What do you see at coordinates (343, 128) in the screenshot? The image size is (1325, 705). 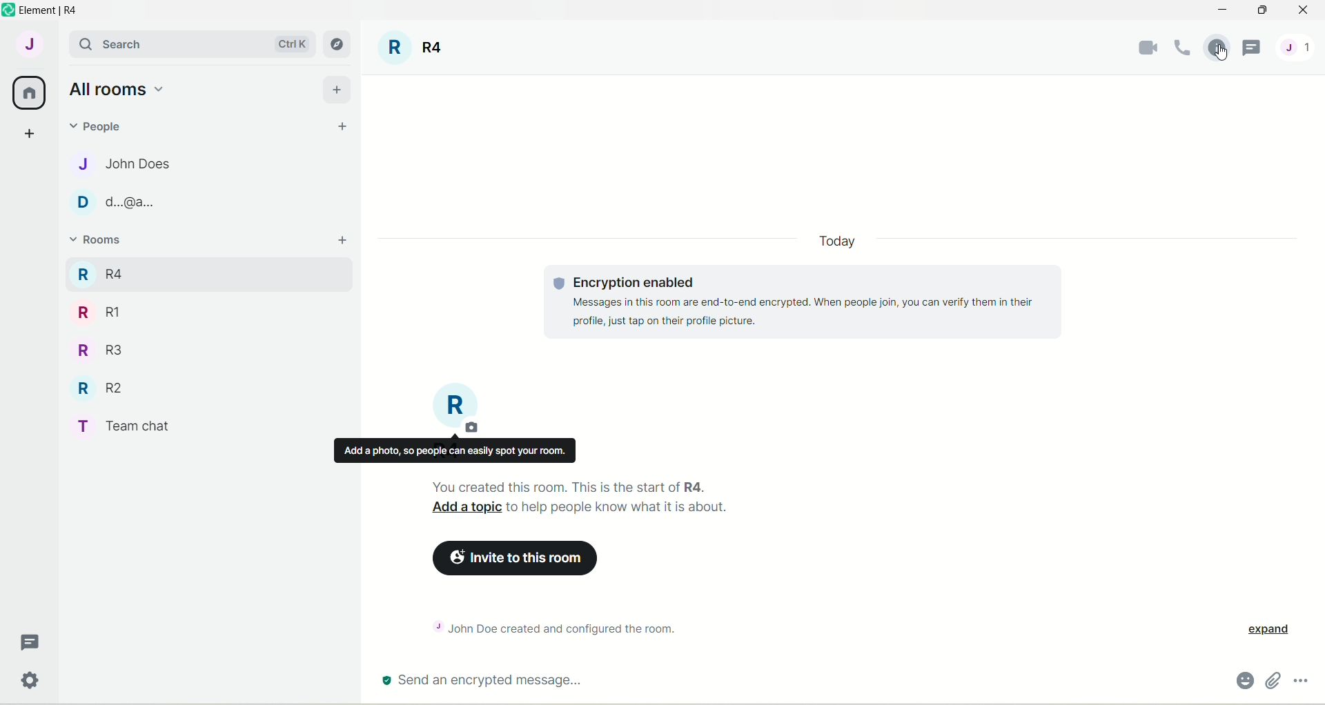 I see `start chat` at bounding box center [343, 128].